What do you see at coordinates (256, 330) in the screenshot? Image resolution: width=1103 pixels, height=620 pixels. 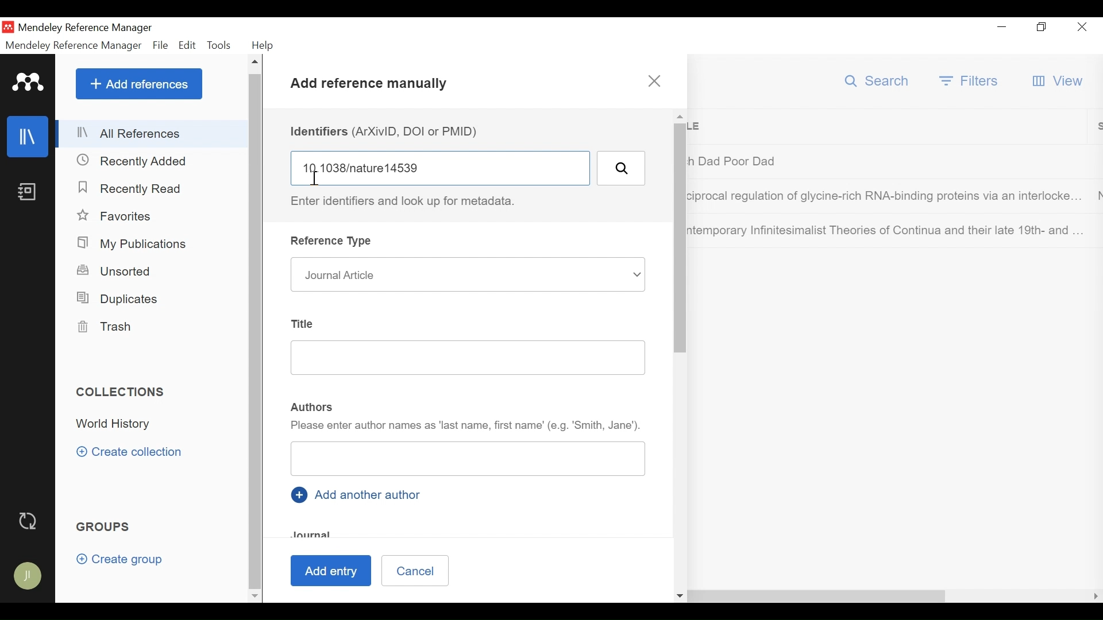 I see `Vertical Scroll bar` at bounding box center [256, 330].